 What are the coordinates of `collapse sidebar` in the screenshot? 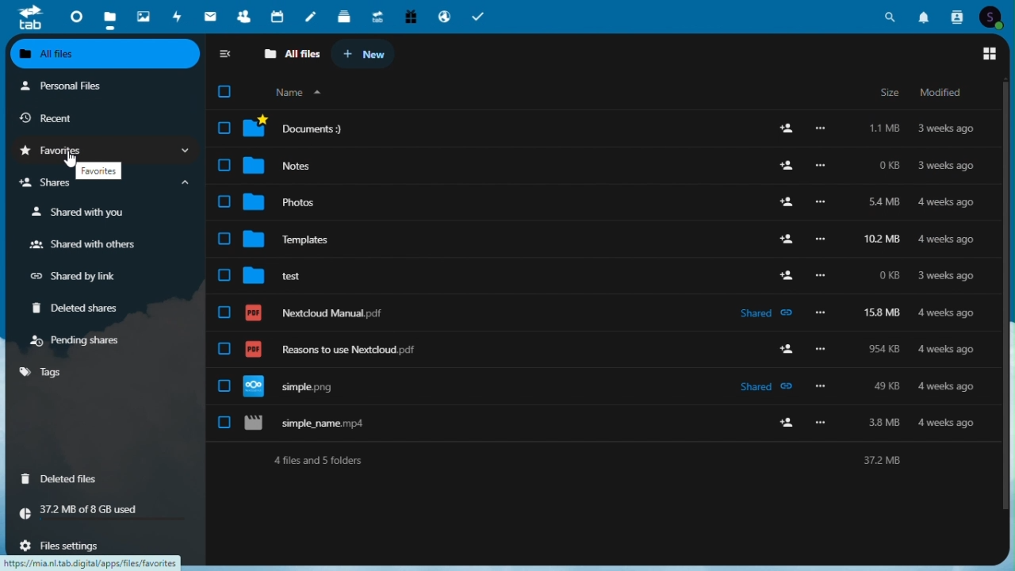 It's located at (224, 53).